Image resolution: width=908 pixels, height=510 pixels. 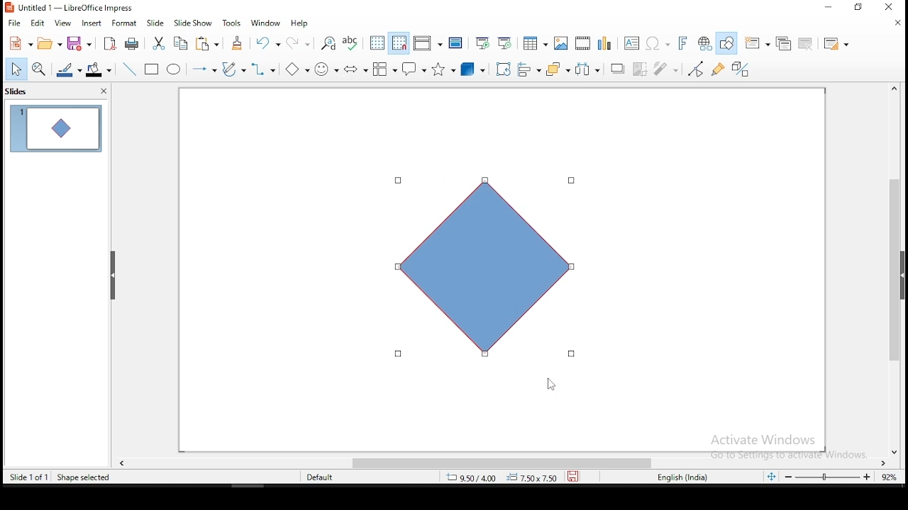 I want to click on line color, so click(x=67, y=70).